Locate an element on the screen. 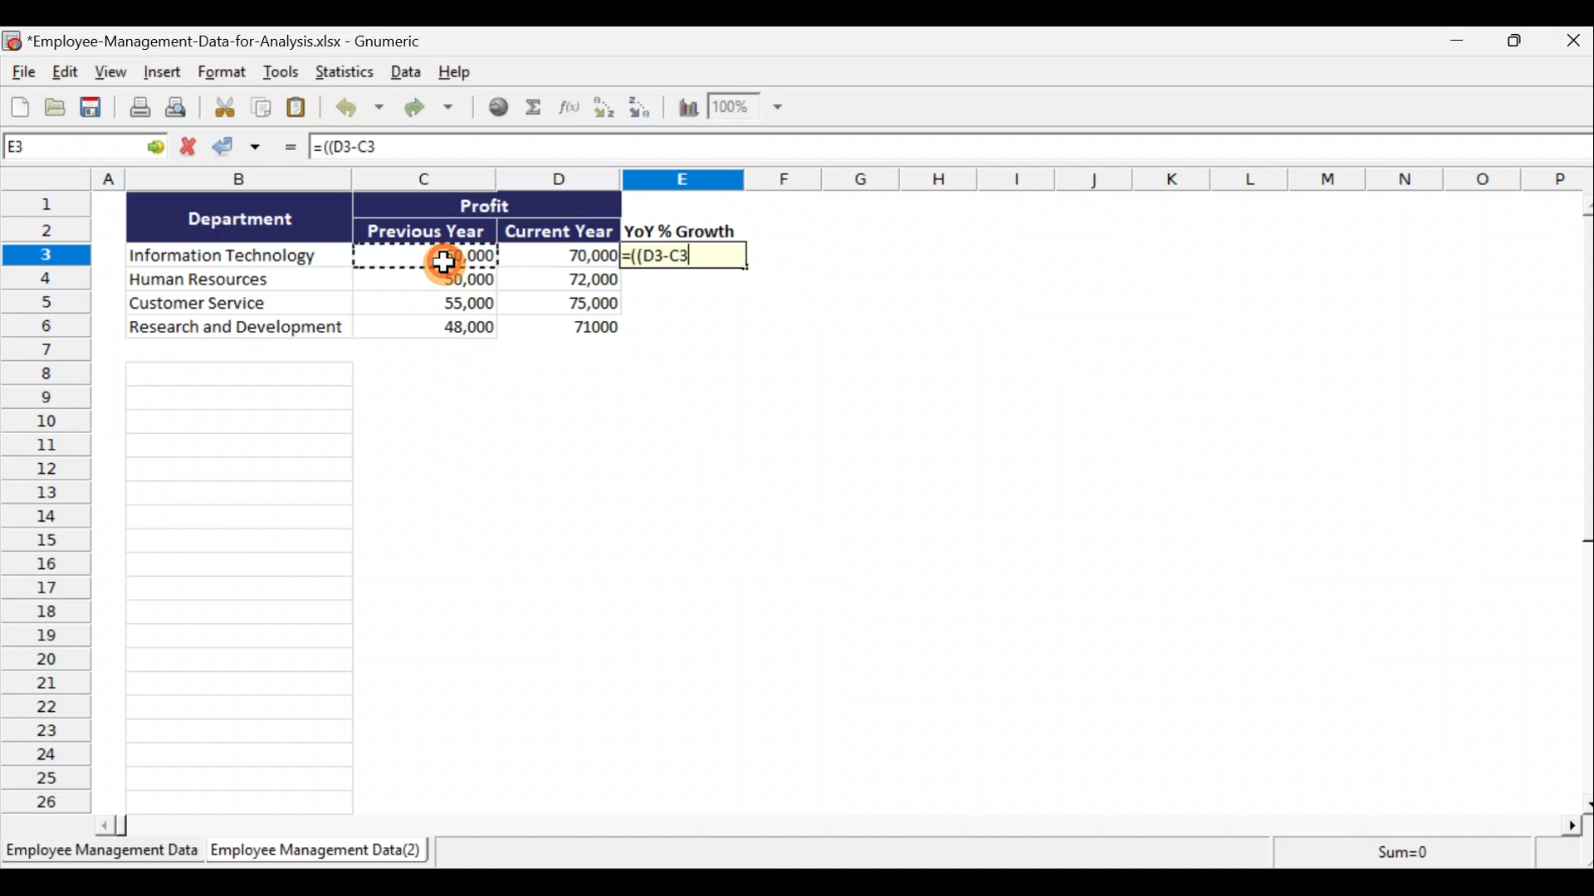 Image resolution: width=1594 pixels, height=896 pixels. Insert a chart is located at coordinates (687, 110).